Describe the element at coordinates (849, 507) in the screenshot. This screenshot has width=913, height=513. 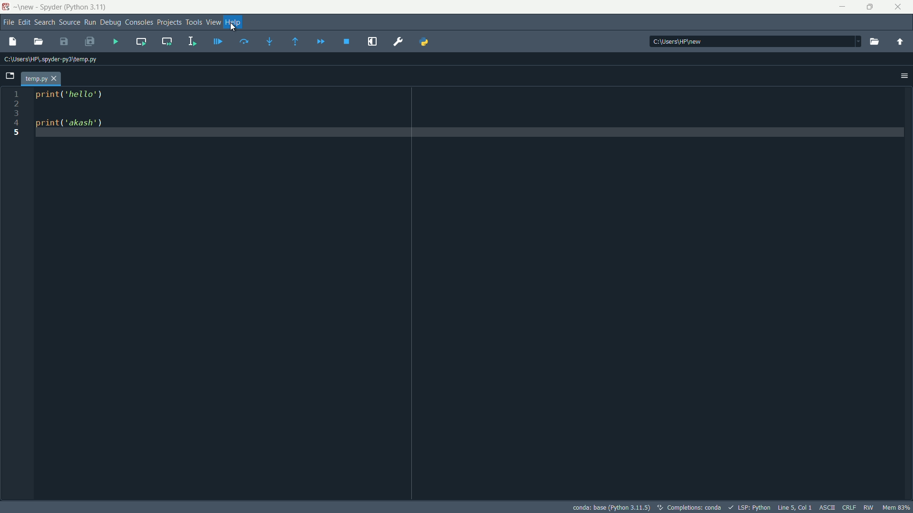
I see `file eol status` at that location.